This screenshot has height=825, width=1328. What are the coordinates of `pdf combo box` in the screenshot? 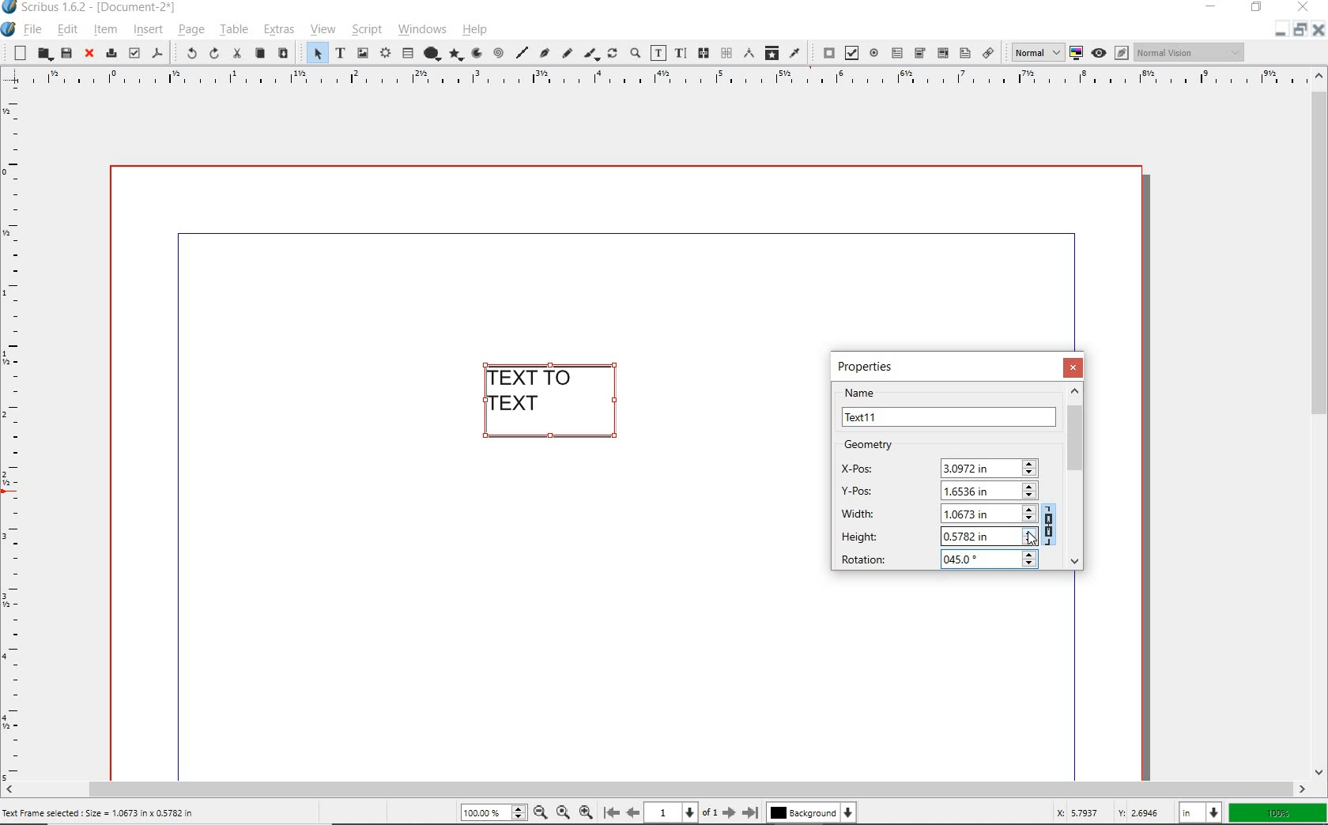 It's located at (942, 54).